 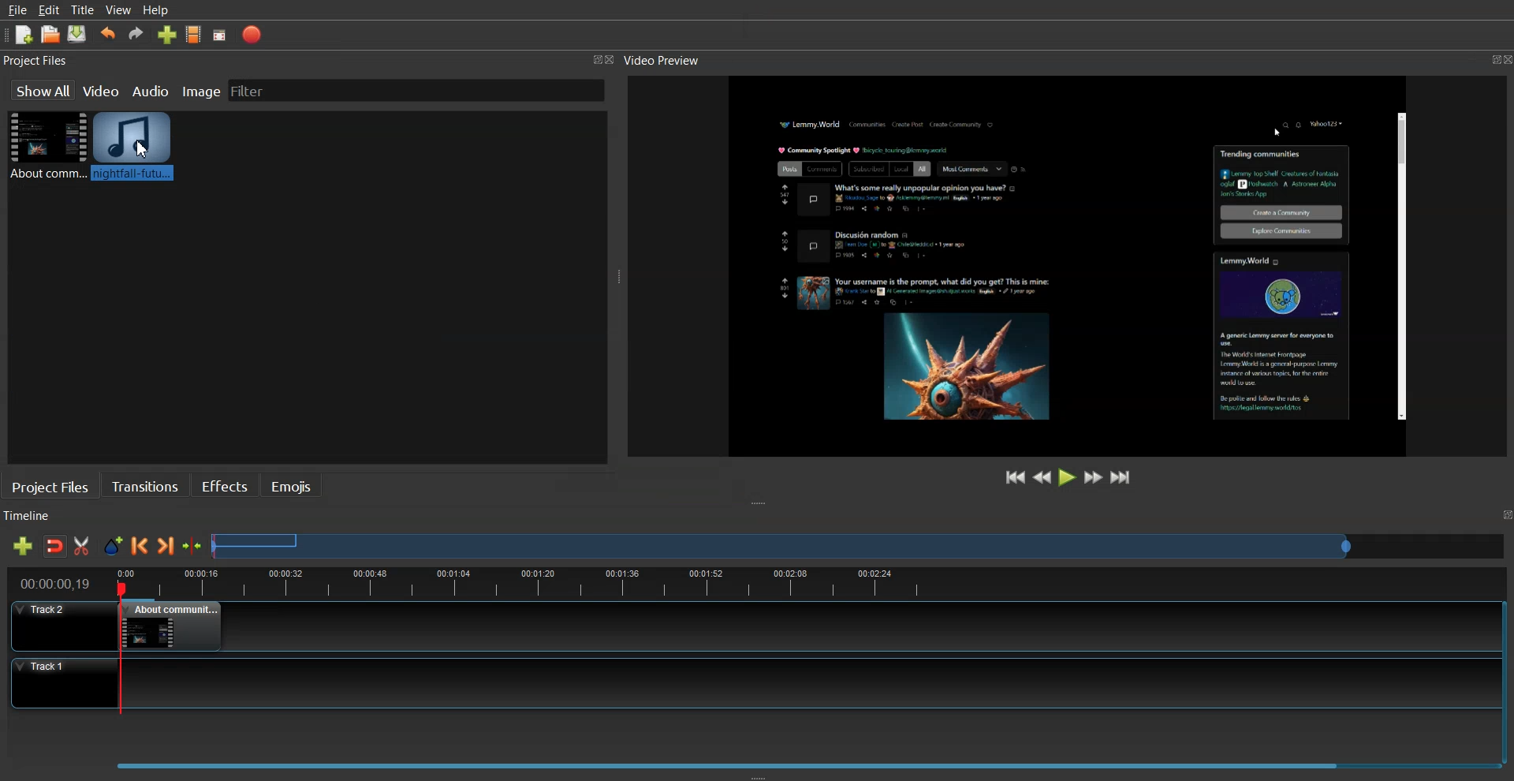 I want to click on Video, so click(x=103, y=89).